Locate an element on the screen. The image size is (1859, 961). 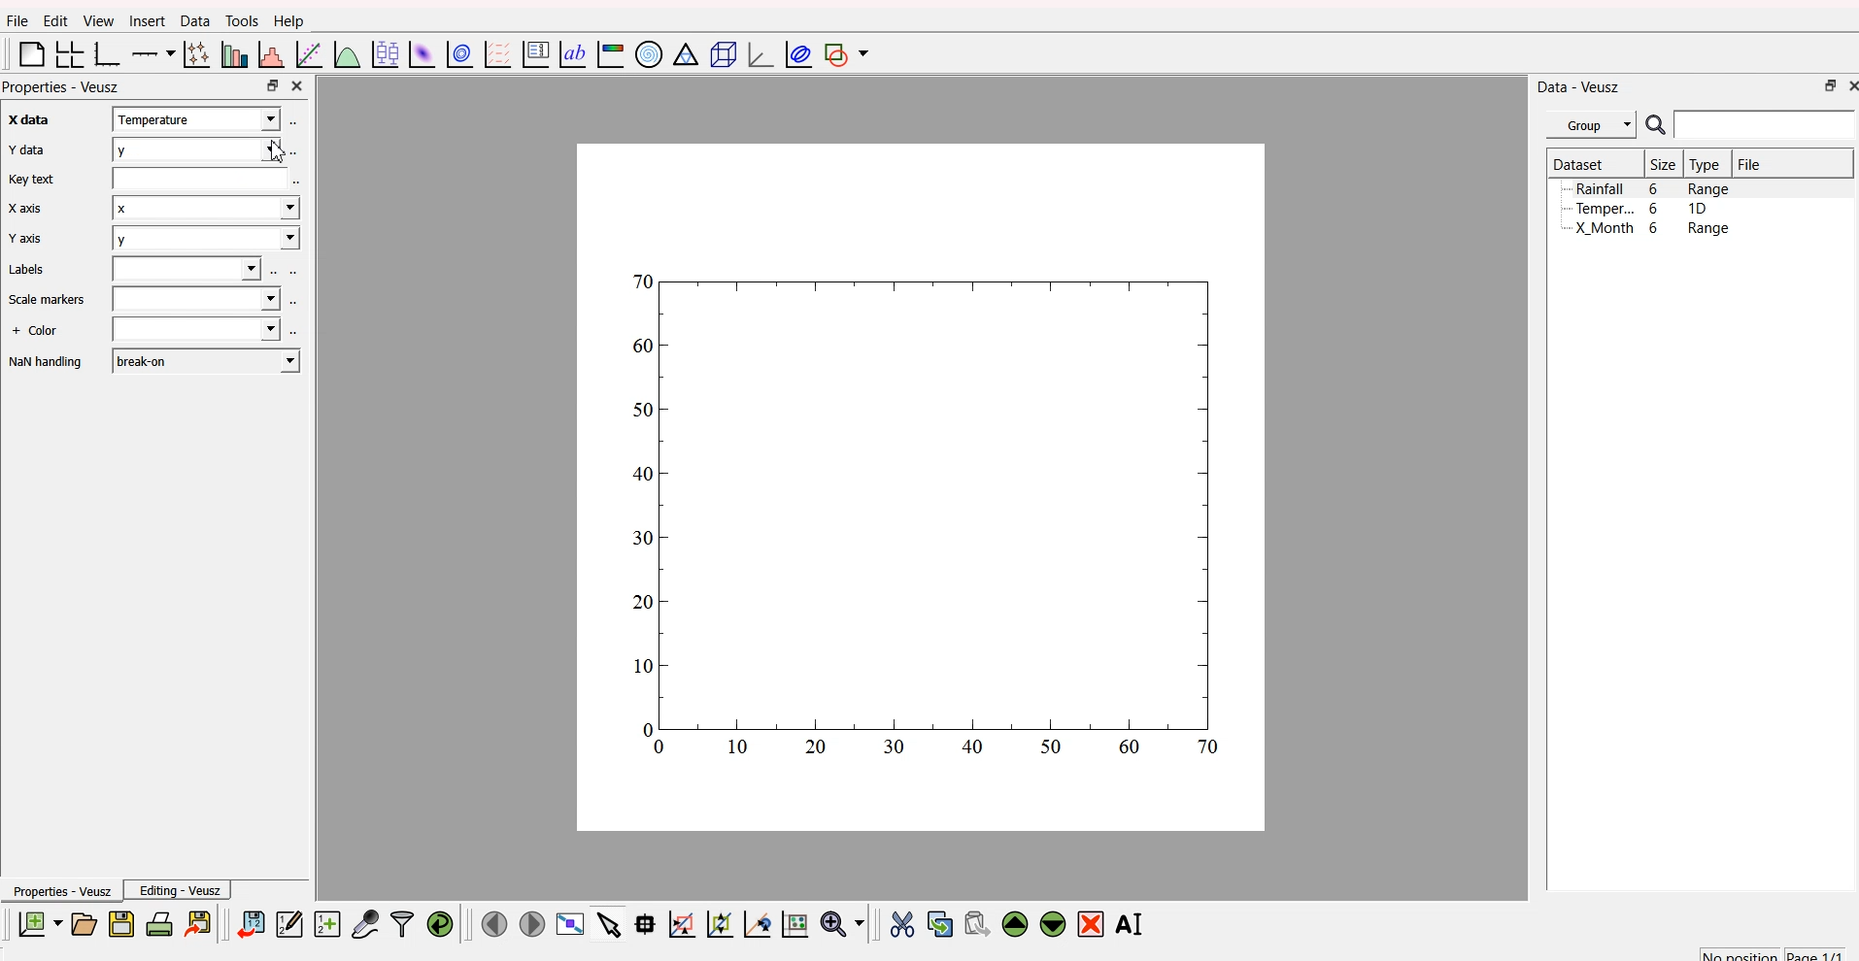
plot key is located at coordinates (534, 55).